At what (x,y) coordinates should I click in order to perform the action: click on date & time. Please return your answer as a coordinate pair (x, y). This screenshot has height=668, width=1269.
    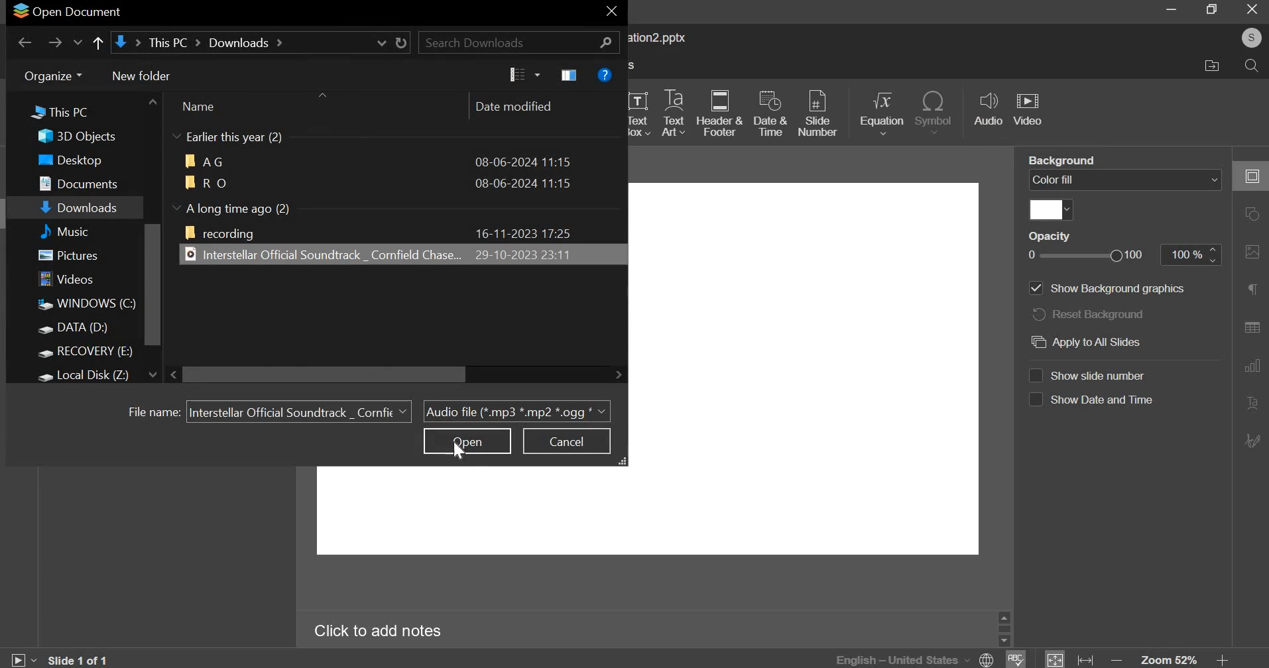
    Looking at the image, I should click on (770, 113).